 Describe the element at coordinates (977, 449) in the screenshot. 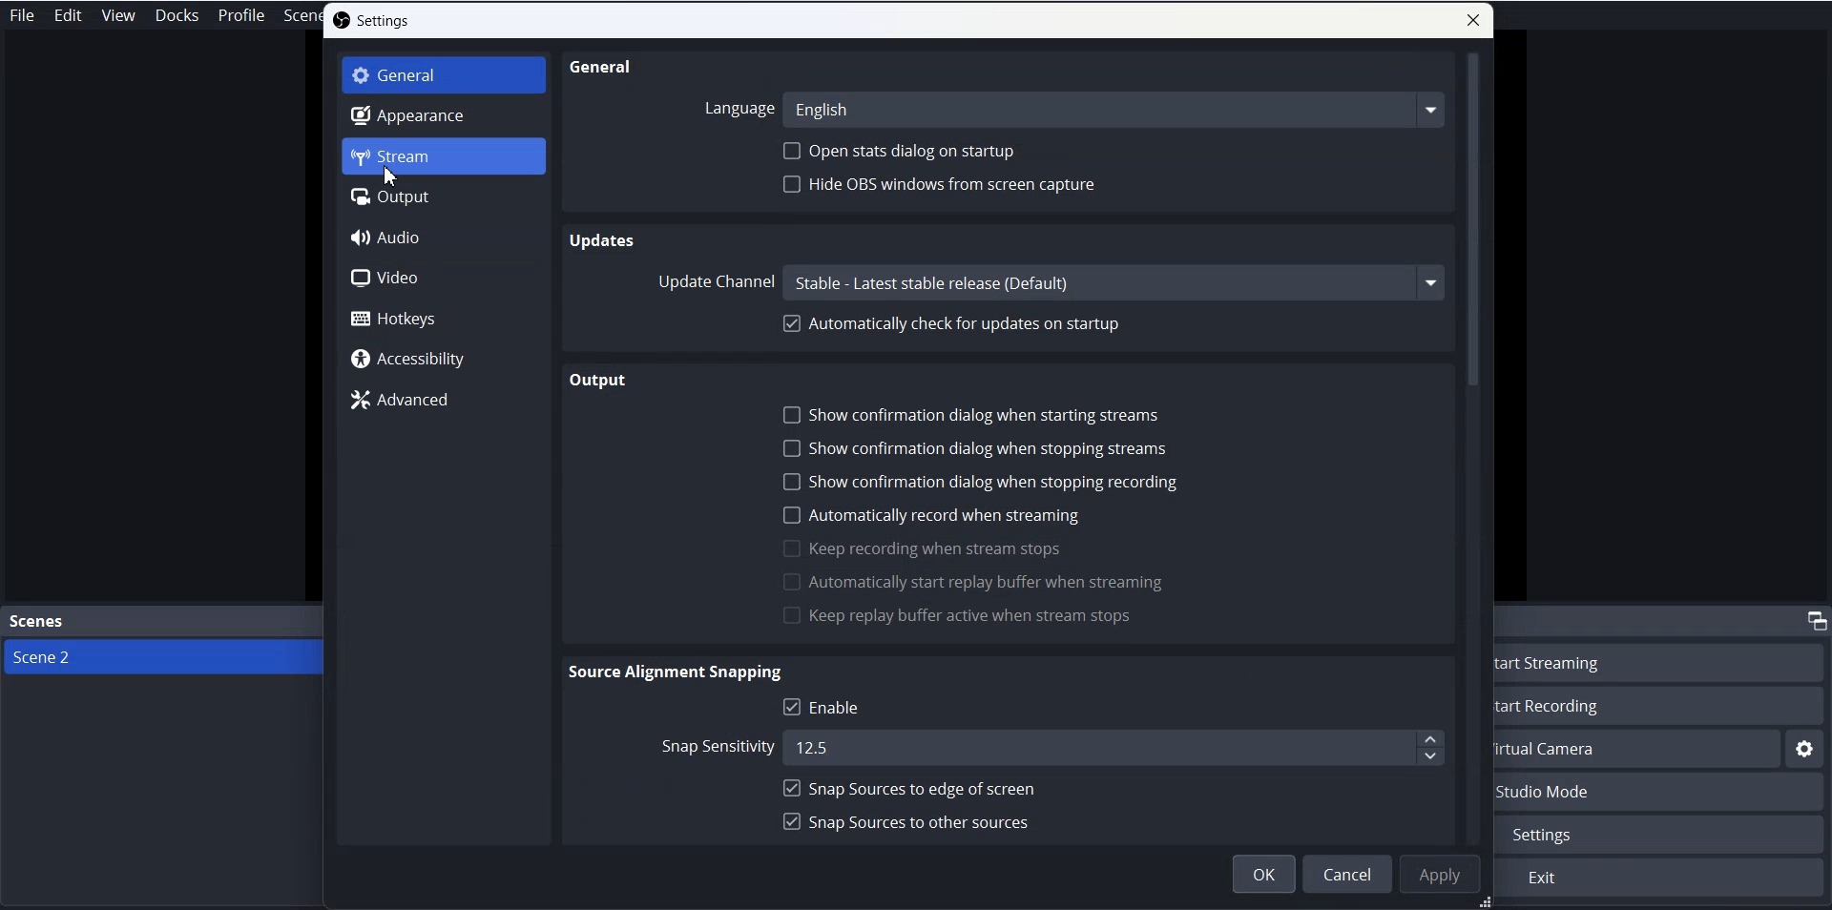

I see `Show confirmation dialogue when stopping streams` at that location.